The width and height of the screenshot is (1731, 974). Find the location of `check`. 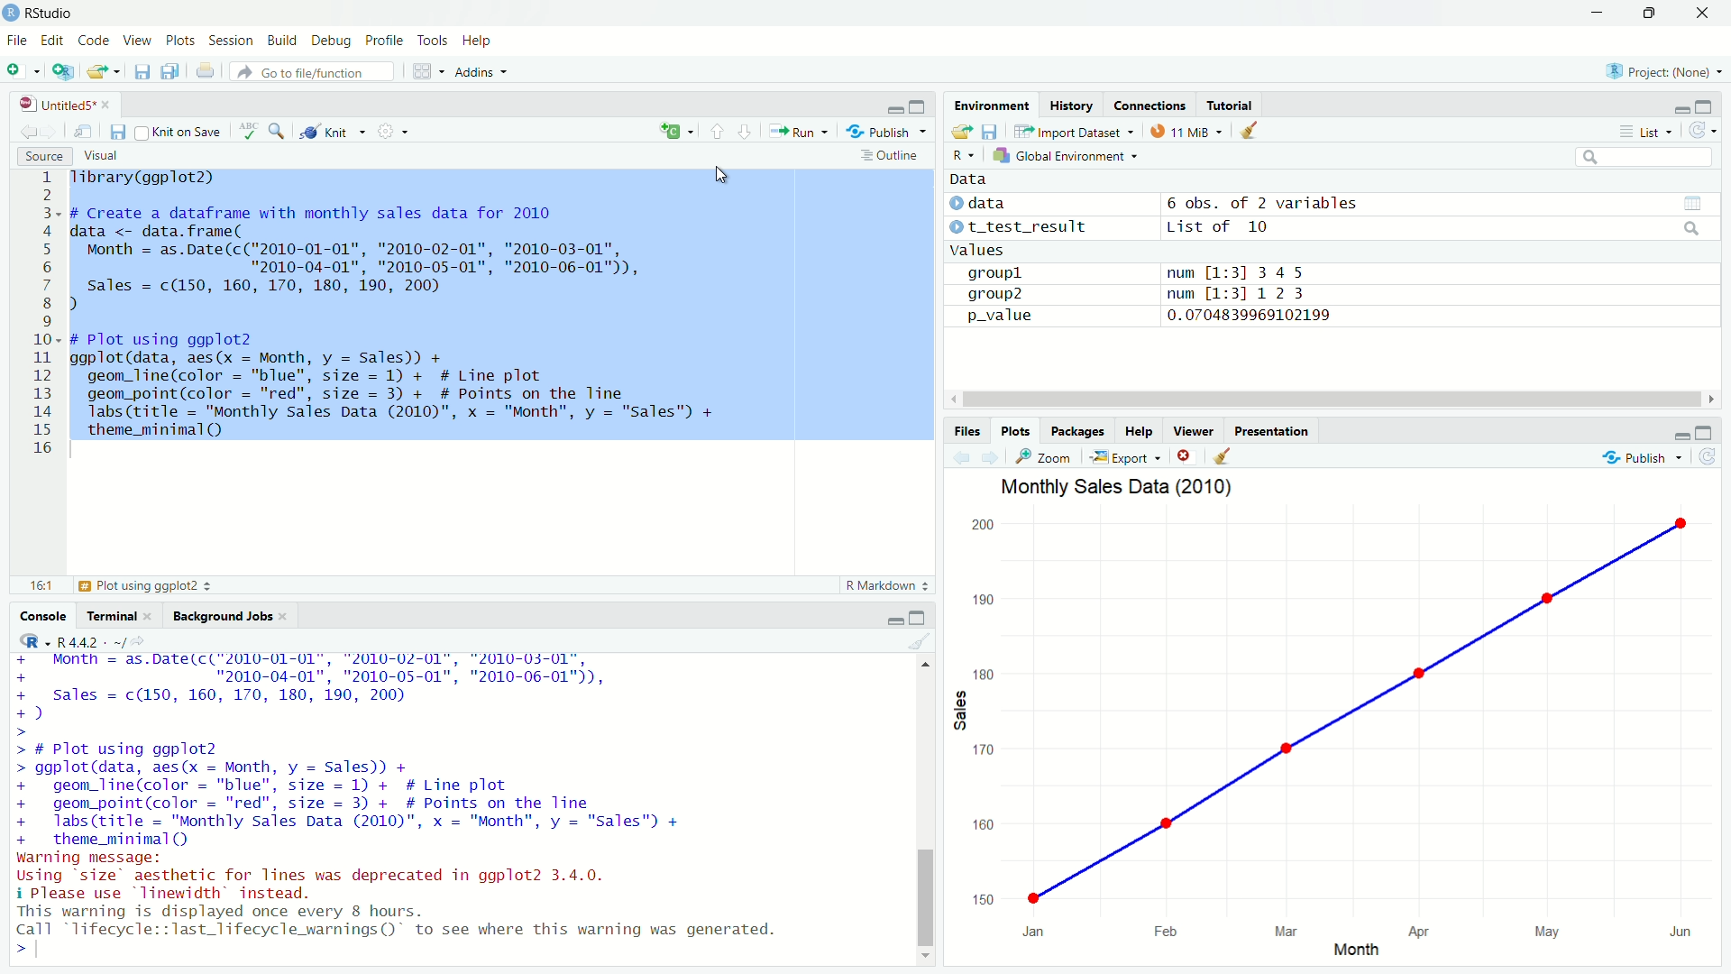

check is located at coordinates (246, 131).